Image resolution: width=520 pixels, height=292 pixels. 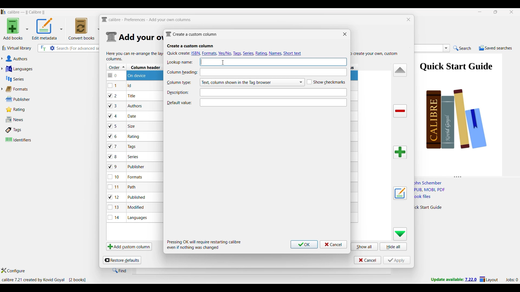 What do you see at coordinates (140, 38) in the screenshot?
I see `Section details` at bounding box center [140, 38].